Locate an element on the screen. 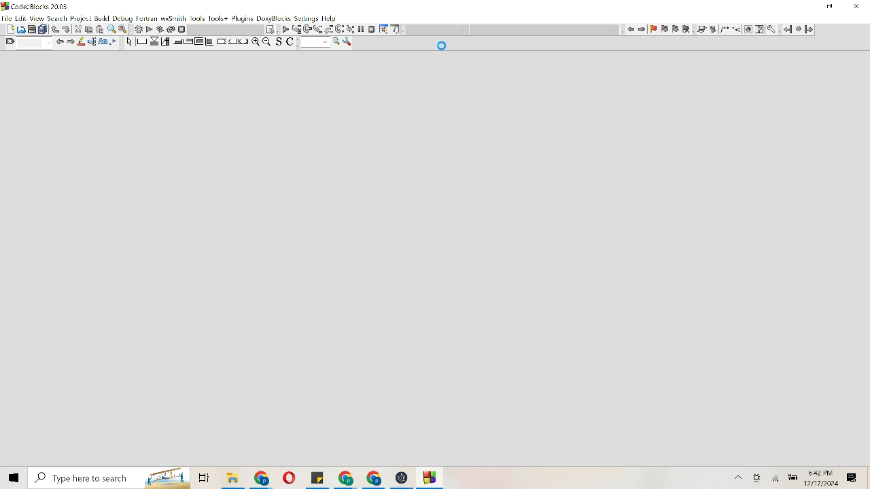 This screenshot has height=489, width=870. Wifi is located at coordinates (777, 477).